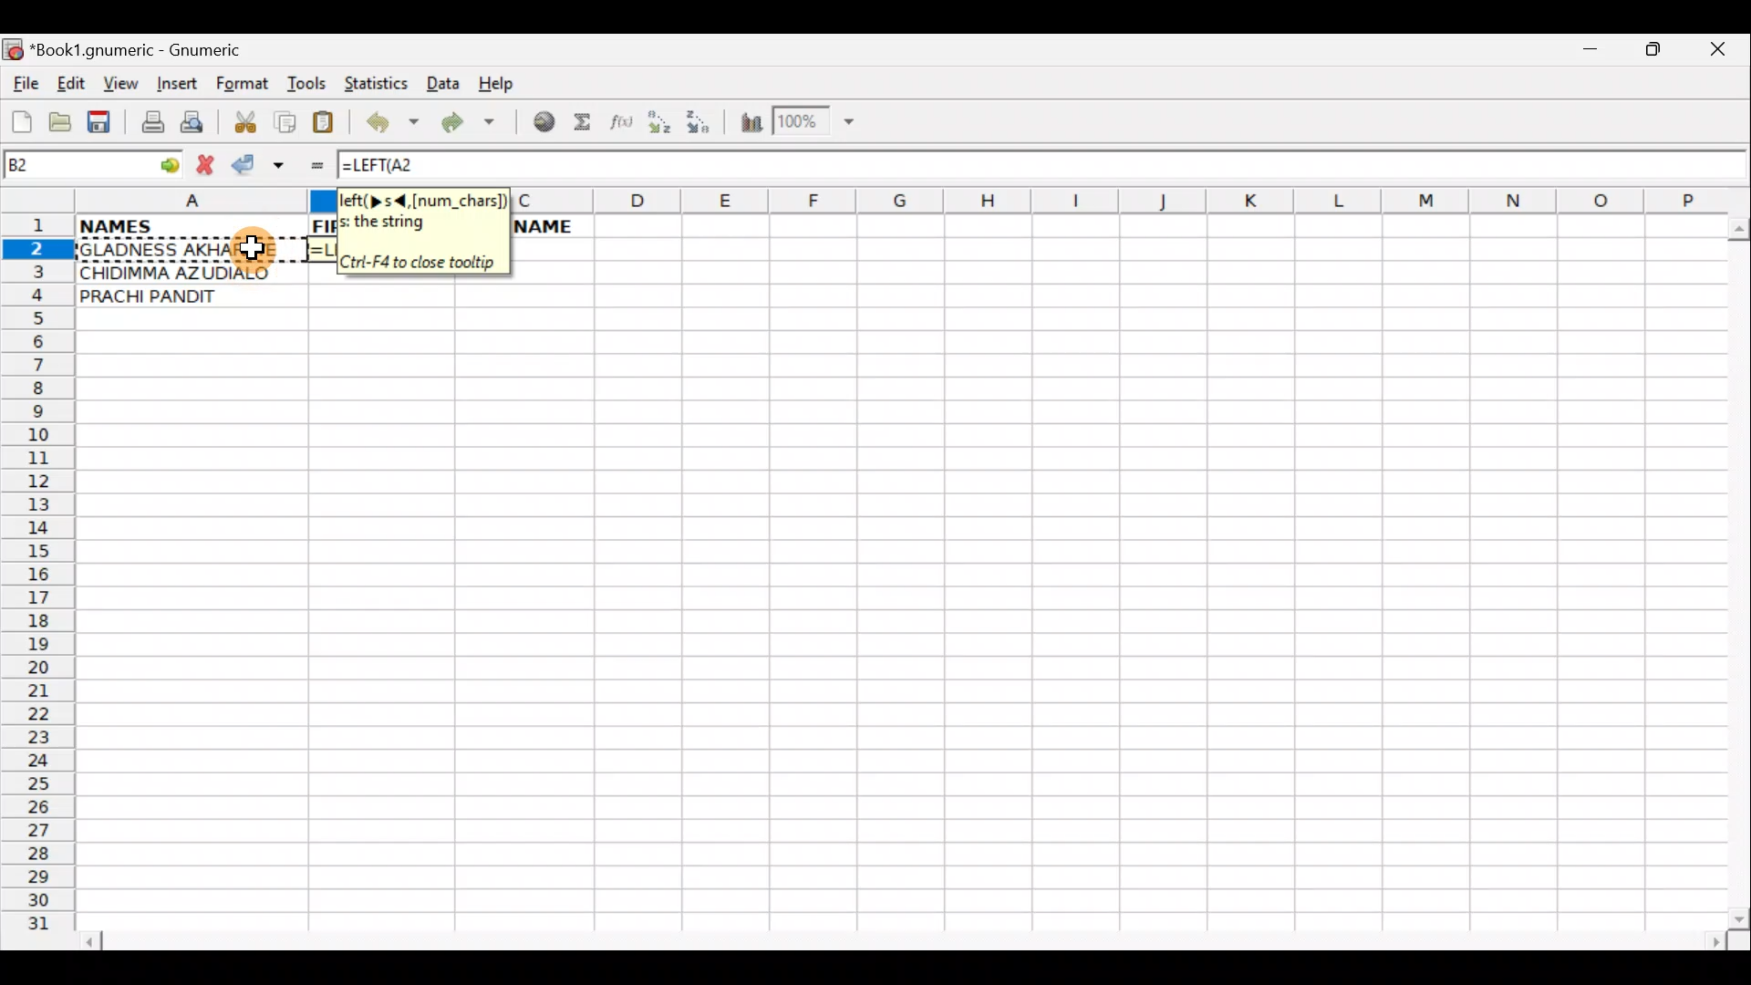 The width and height of the screenshot is (1751, 985). What do you see at coordinates (329, 125) in the screenshot?
I see `Paste clipboard` at bounding box center [329, 125].